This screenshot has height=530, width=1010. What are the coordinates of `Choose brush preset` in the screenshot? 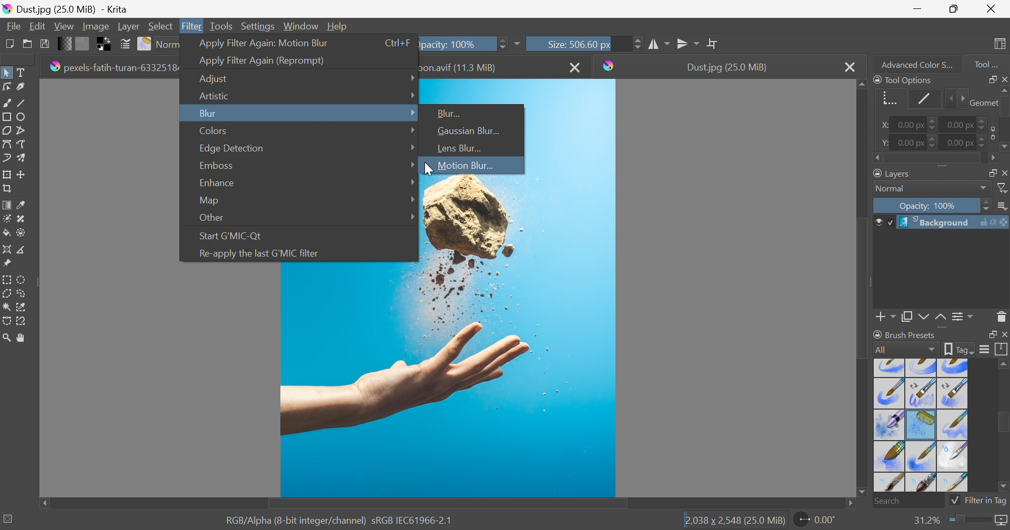 It's located at (145, 44).